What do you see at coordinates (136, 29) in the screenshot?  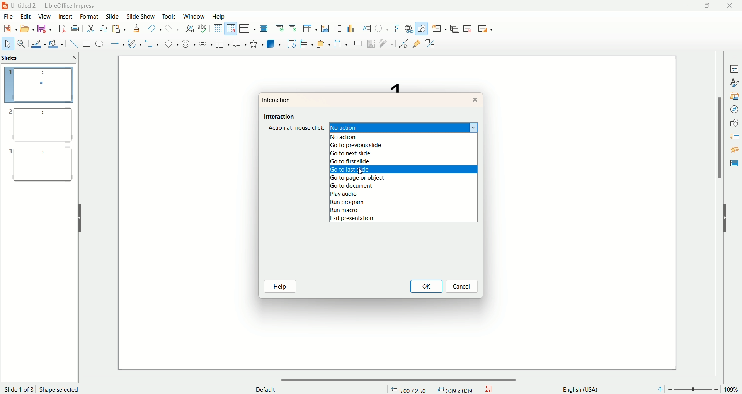 I see `clone formatting` at bounding box center [136, 29].